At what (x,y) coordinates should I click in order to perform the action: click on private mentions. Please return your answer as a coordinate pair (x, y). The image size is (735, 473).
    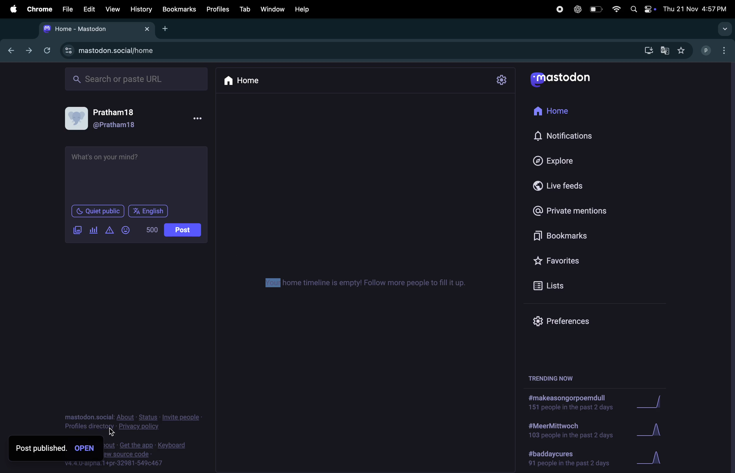
    Looking at the image, I should click on (571, 213).